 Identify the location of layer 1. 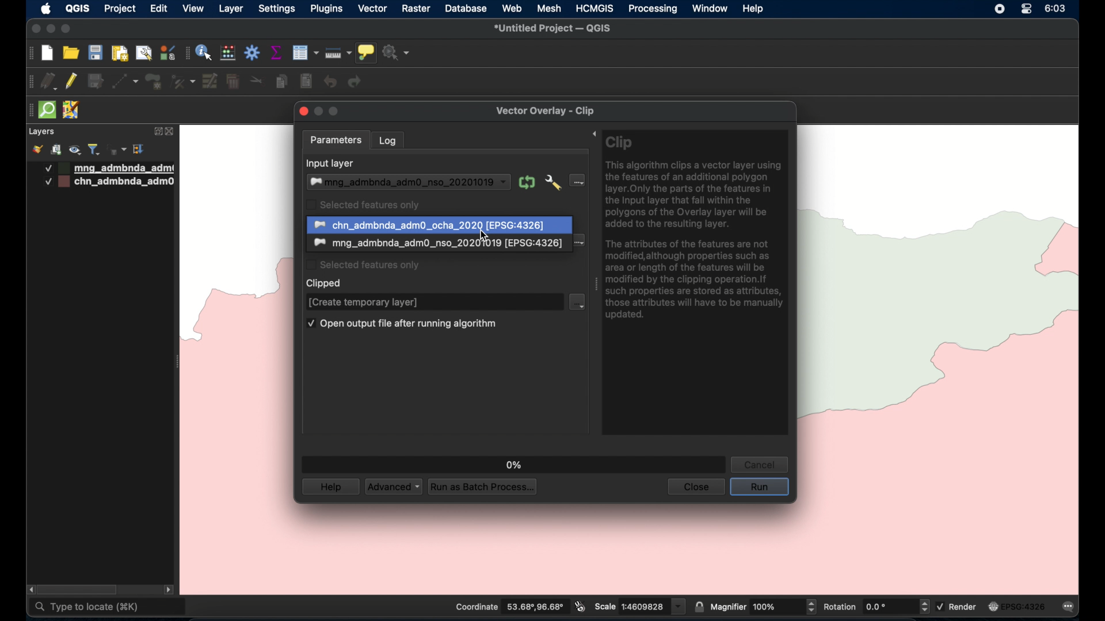
(110, 168).